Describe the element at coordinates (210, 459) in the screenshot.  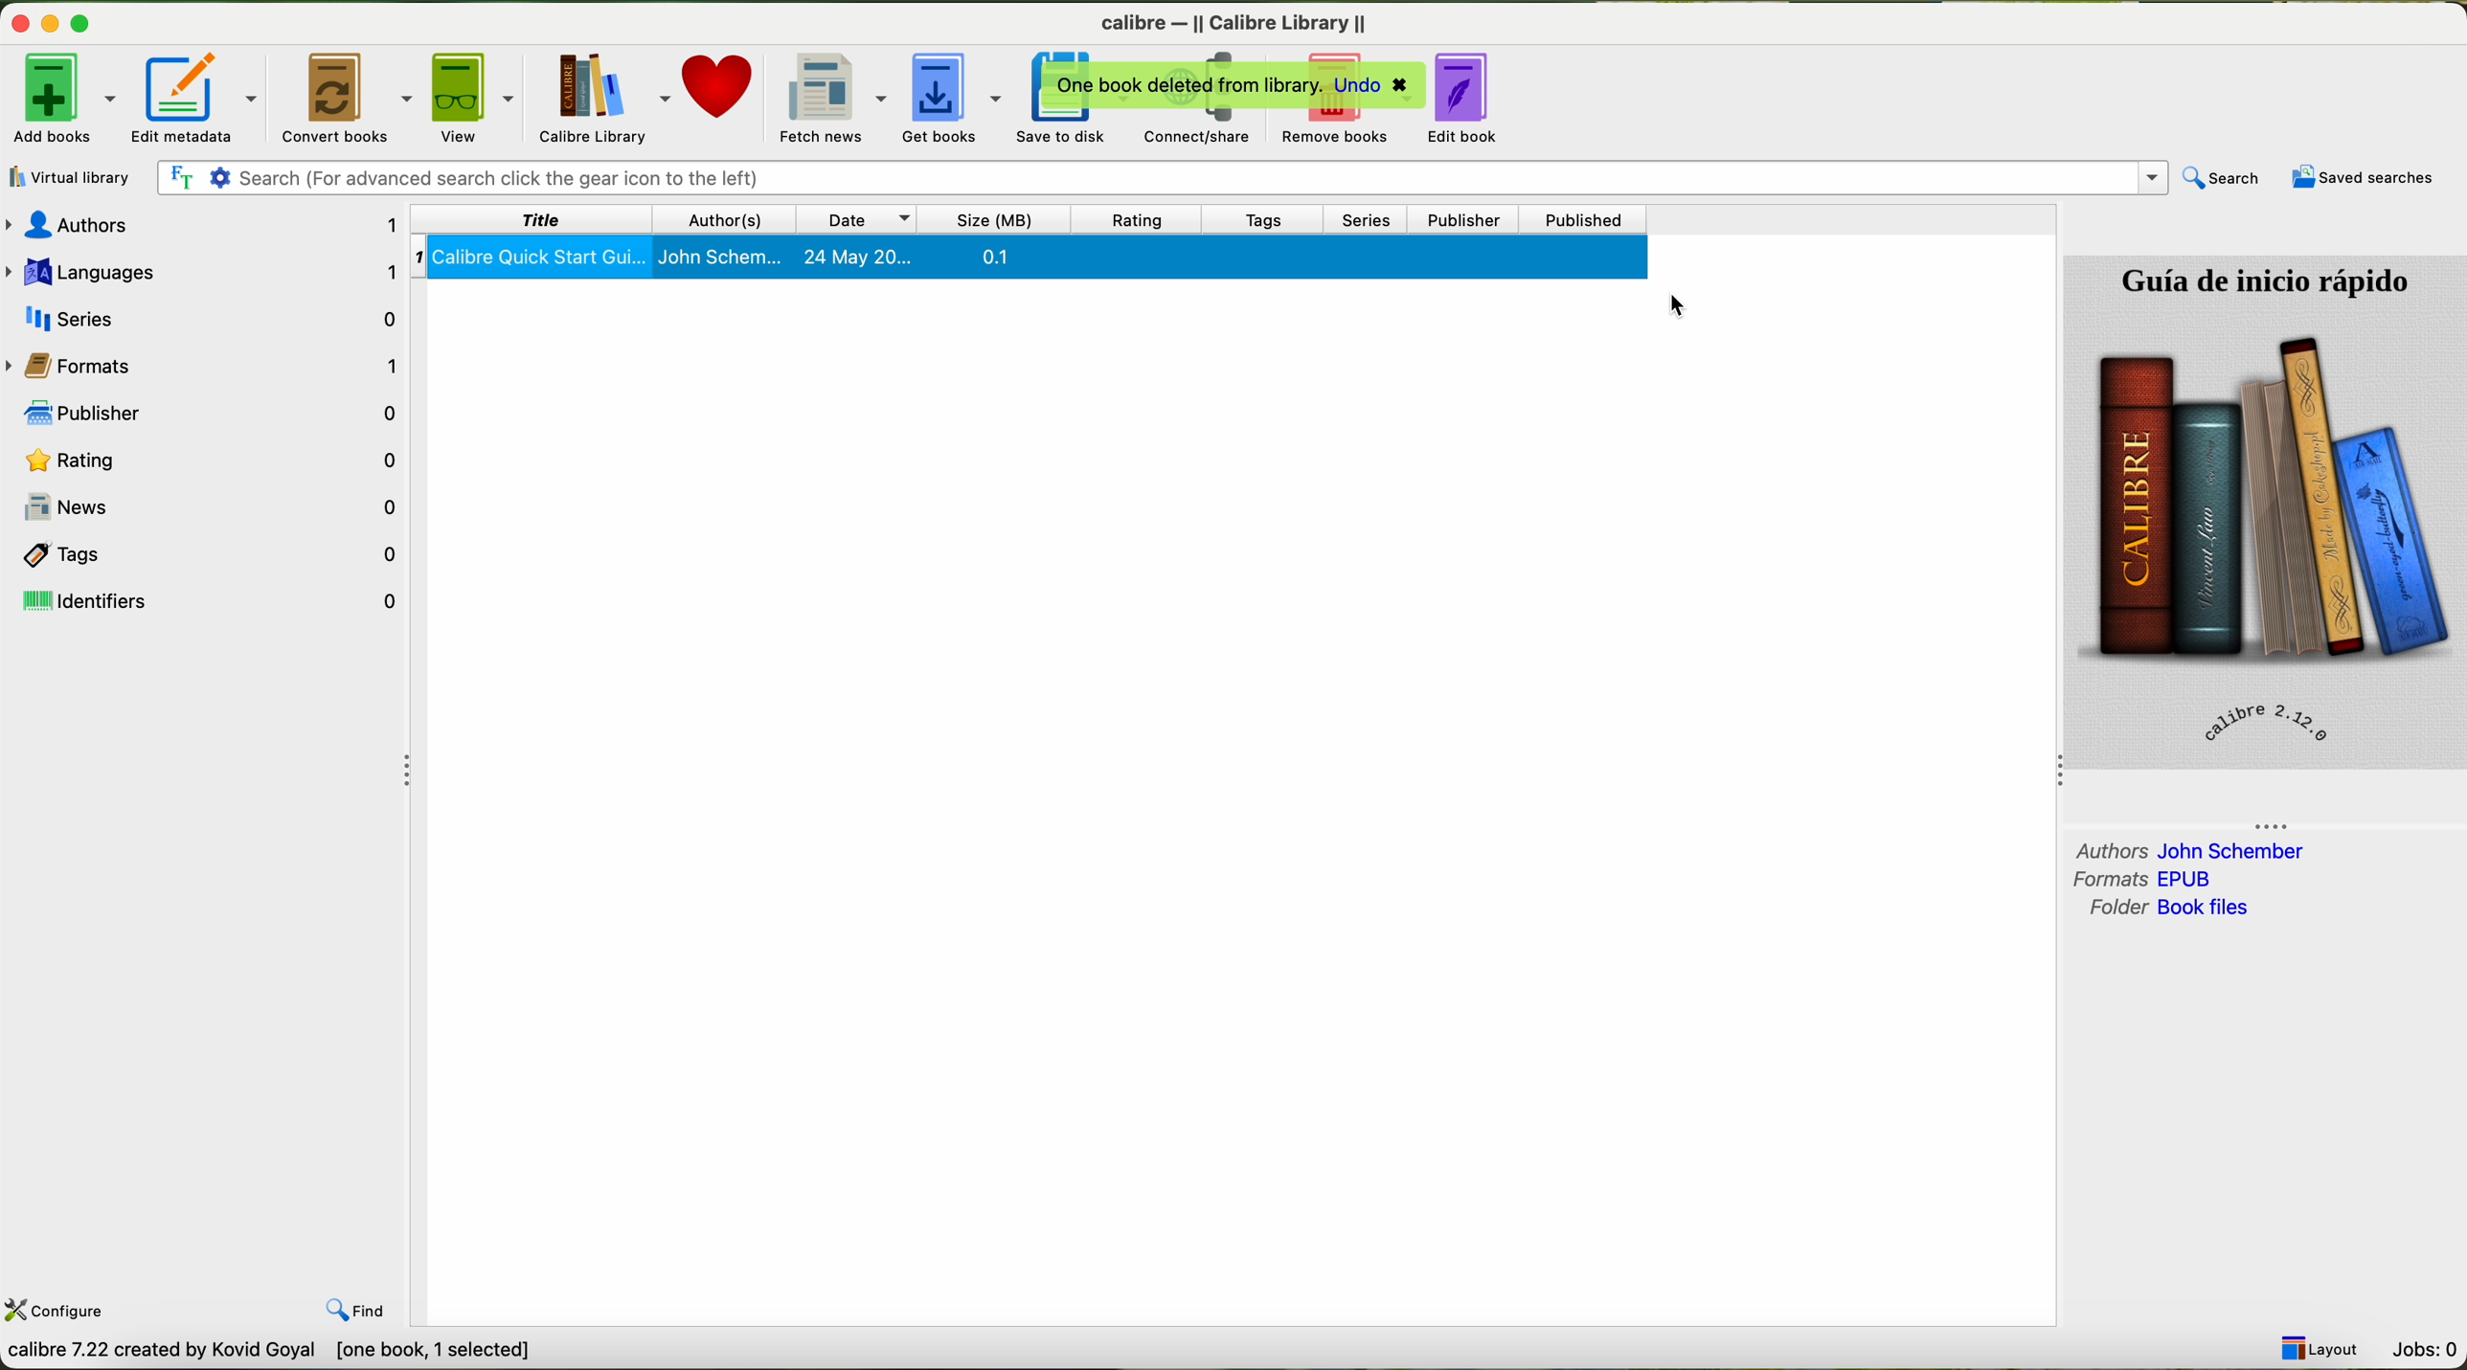
I see `rating` at that location.